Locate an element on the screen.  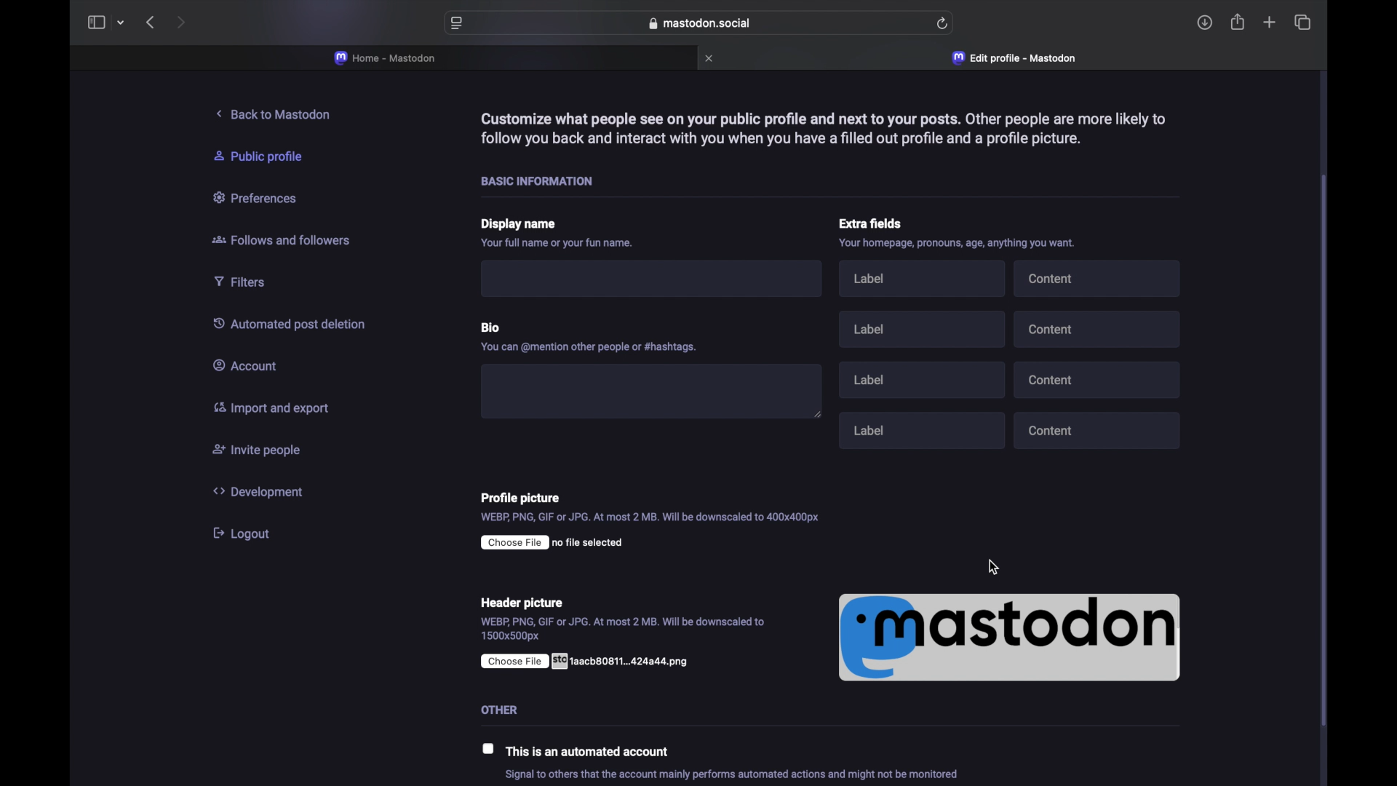
info is located at coordinates (592, 346).